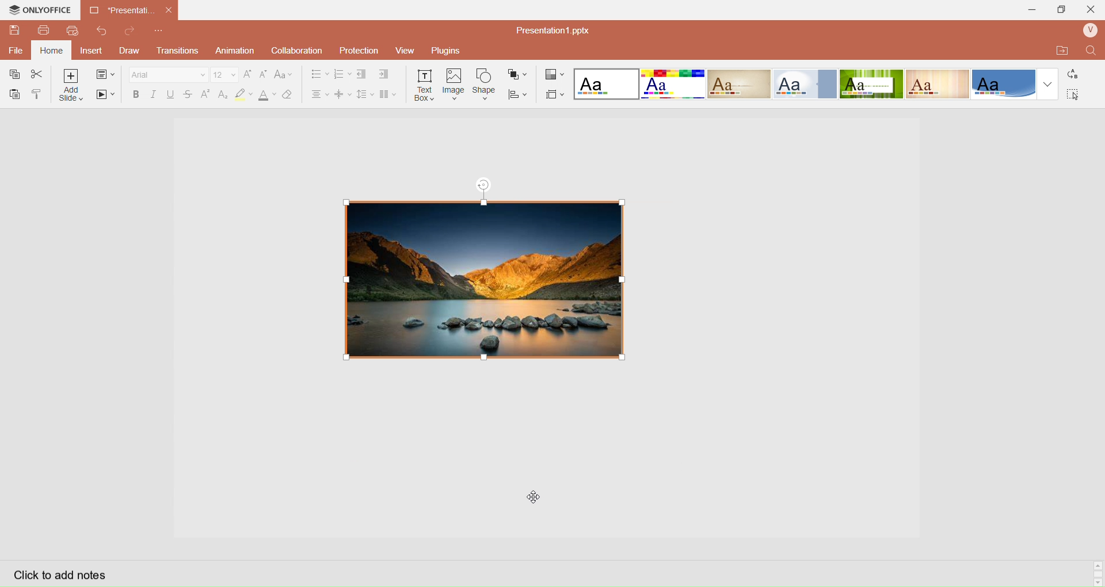  I want to click on cursor, so click(534, 497).